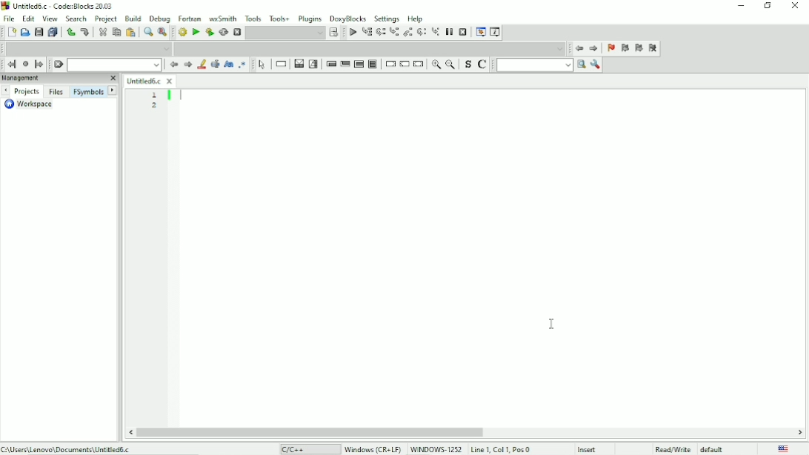 Image resolution: width=809 pixels, height=455 pixels. What do you see at coordinates (496, 32) in the screenshot?
I see `Various info` at bounding box center [496, 32].